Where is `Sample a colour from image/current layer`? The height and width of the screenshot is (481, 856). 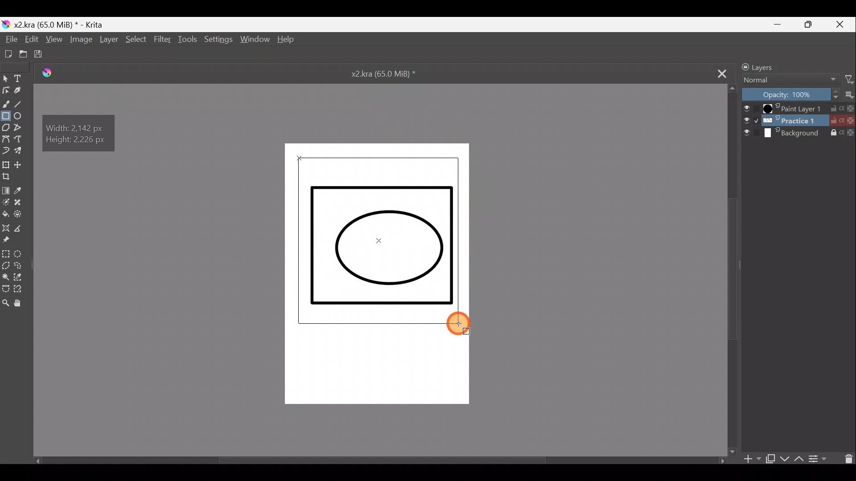 Sample a colour from image/current layer is located at coordinates (25, 191).